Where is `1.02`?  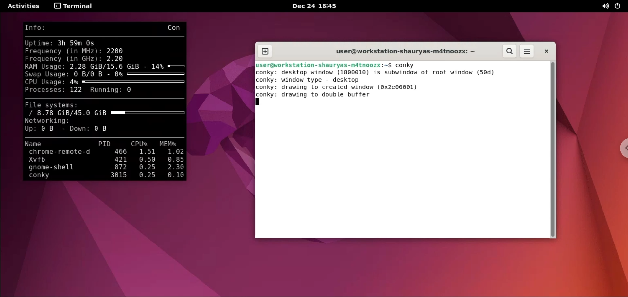
1.02 is located at coordinates (175, 152).